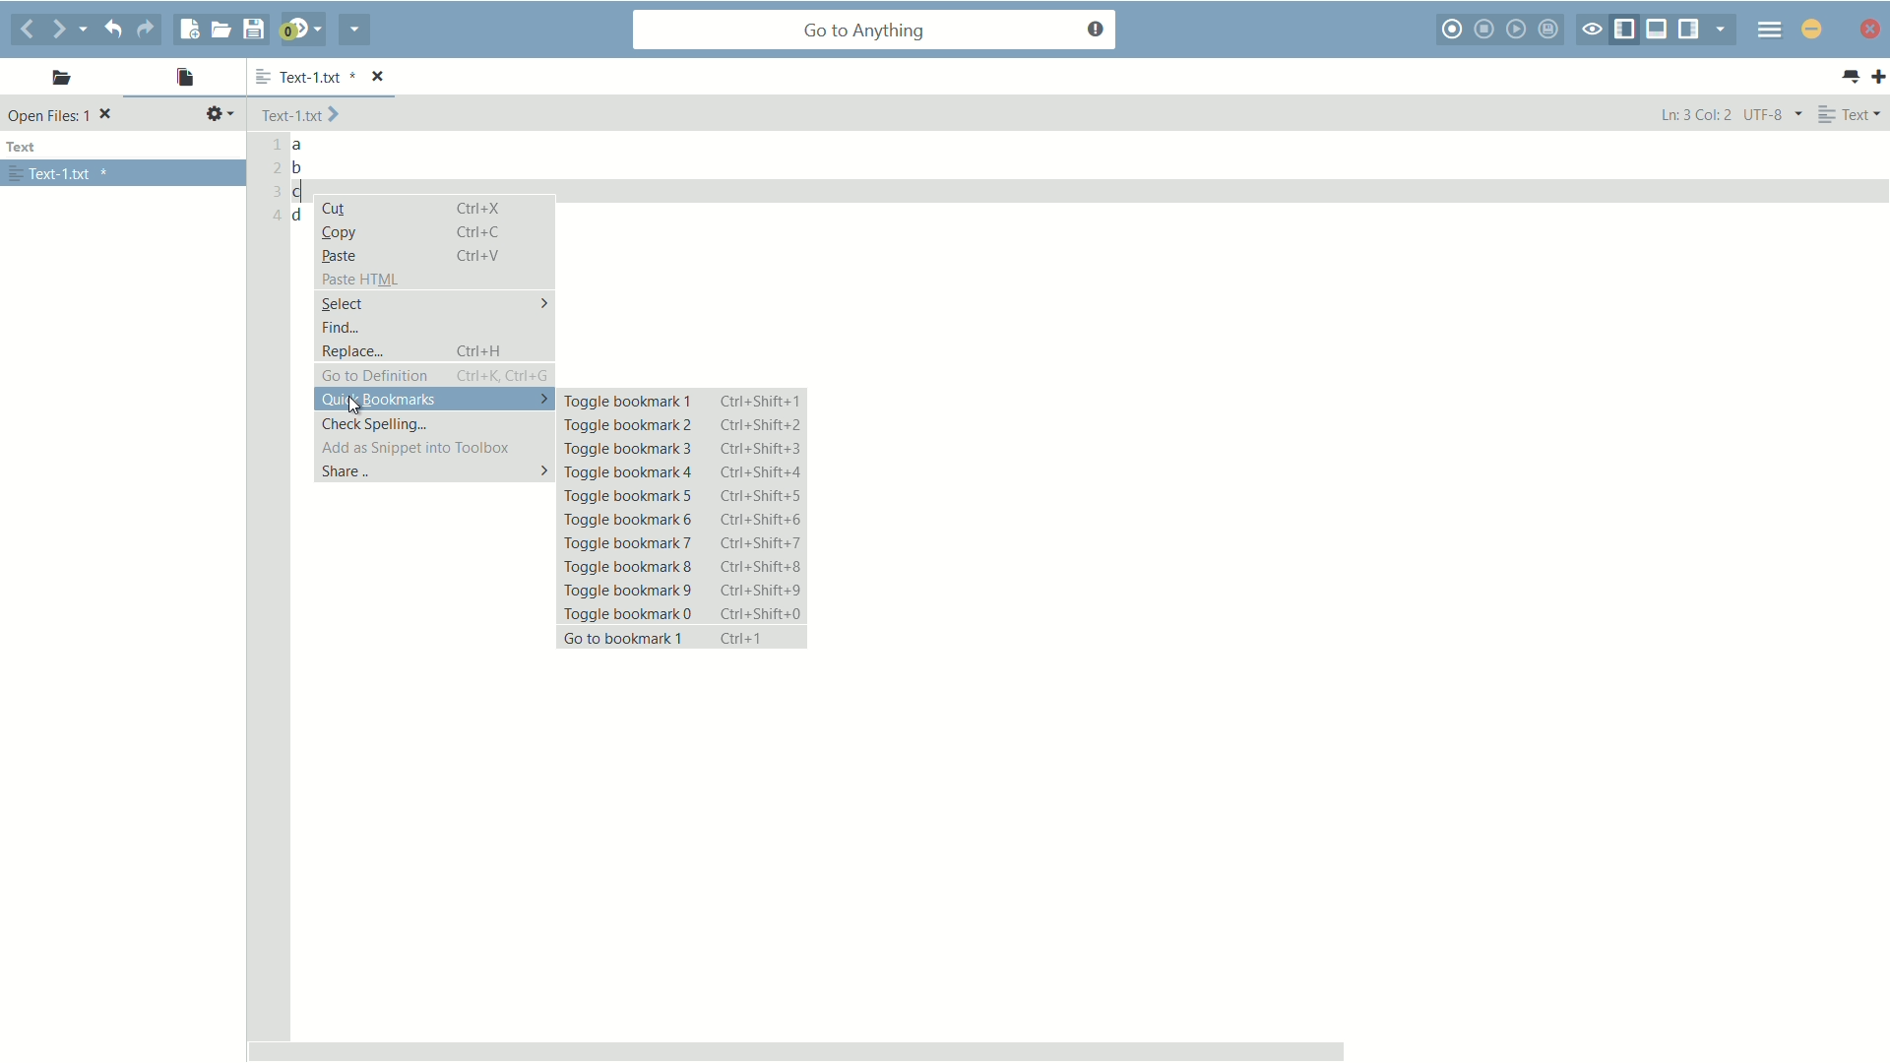  What do you see at coordinates (60, 31) in the screenshot?
I see `go forward` at bounding box center [60, 31].